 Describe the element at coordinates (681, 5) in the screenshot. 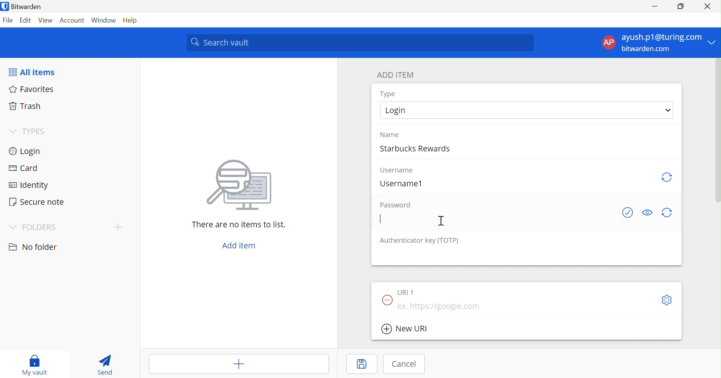

I see `Restore Down` at that location.